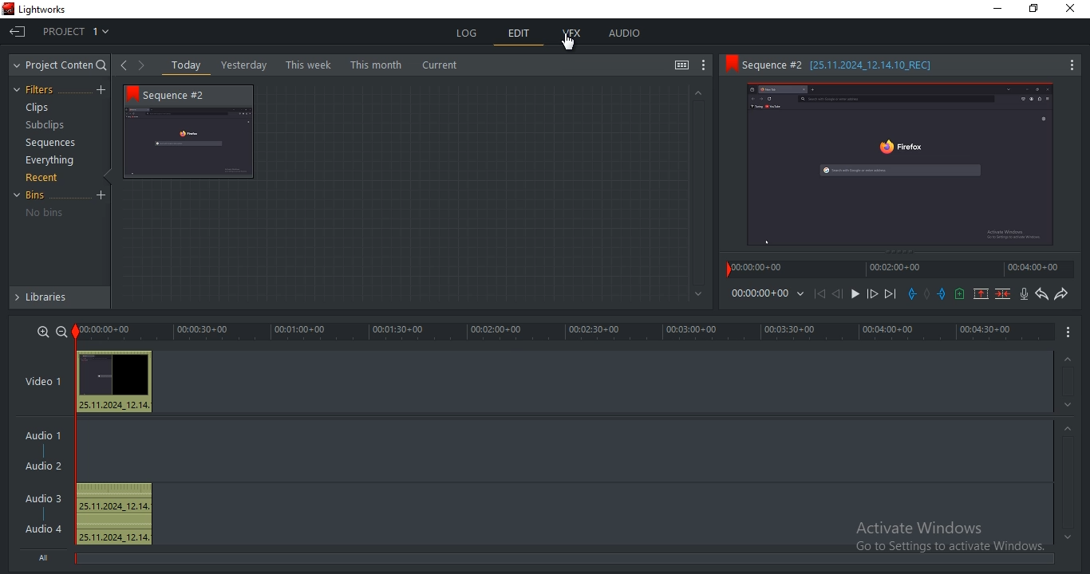 Image resolution: width=1090 pixels, height=574 pixels. I want to click on delete marked section, so click(1003, 293).